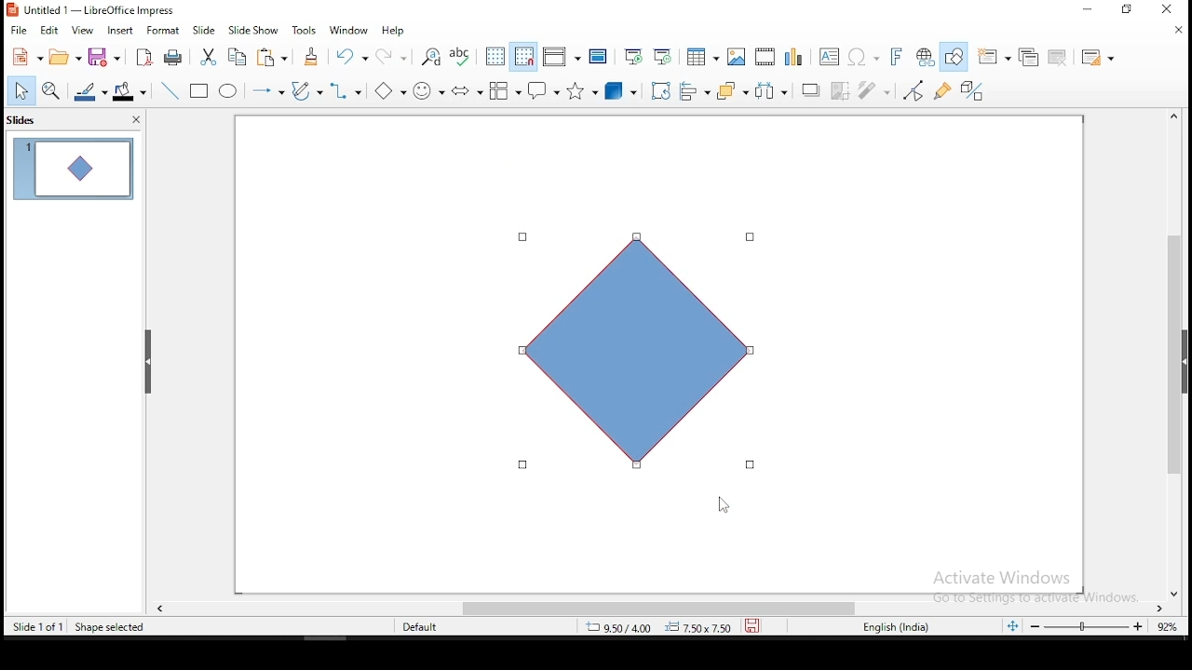 This screenshot has height=670, width=1192. Describe the element at coordinates (230, 93) in the screenshot. I see `ellipse` at that location.